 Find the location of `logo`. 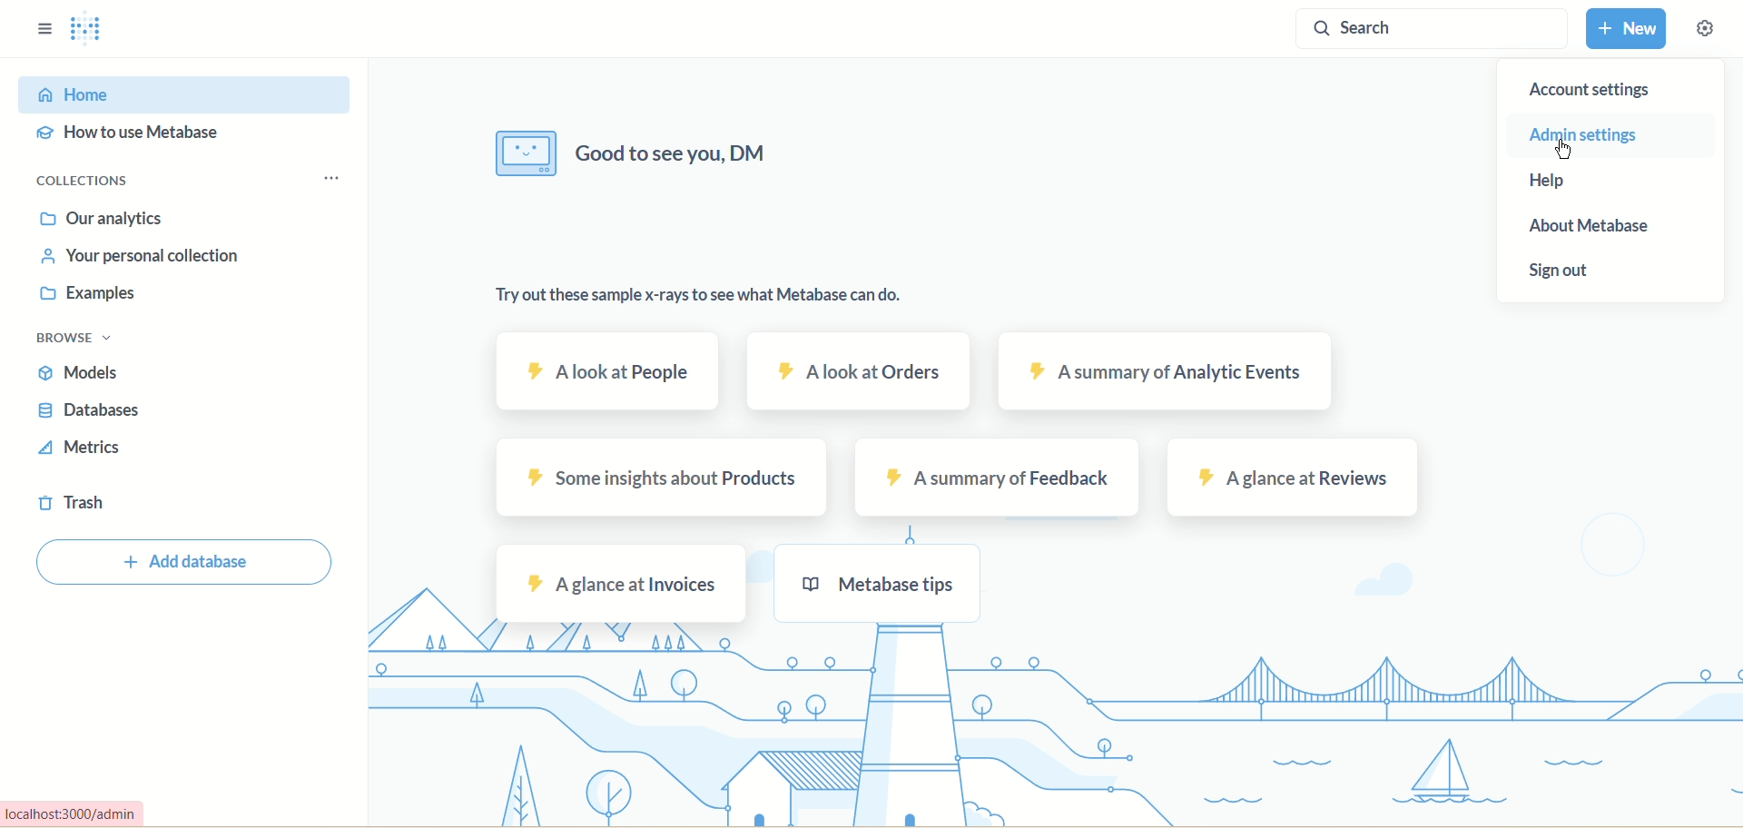

logo is located at coordinates (88, 31).